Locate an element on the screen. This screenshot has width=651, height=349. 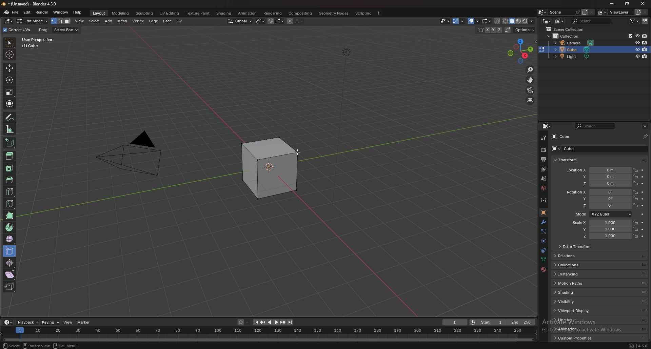
scene collection is located at coordinates (569, 29).